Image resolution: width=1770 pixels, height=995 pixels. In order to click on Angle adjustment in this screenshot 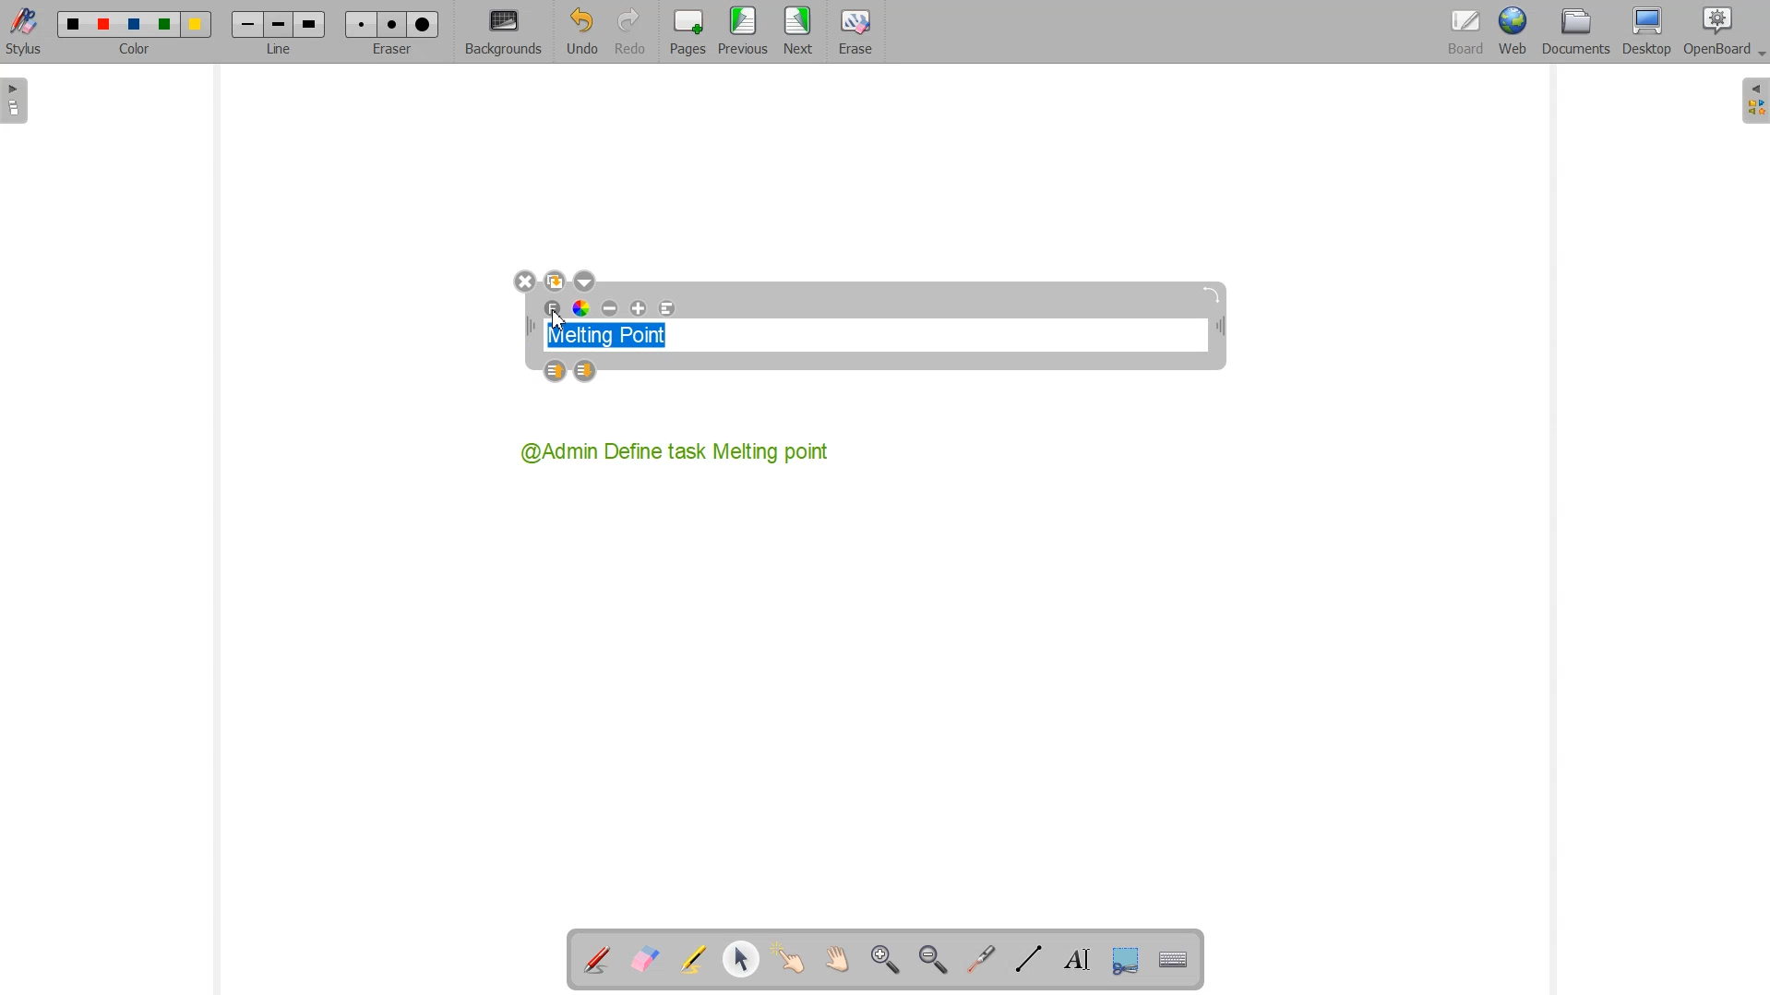, I will do `click(1214, 294)`.